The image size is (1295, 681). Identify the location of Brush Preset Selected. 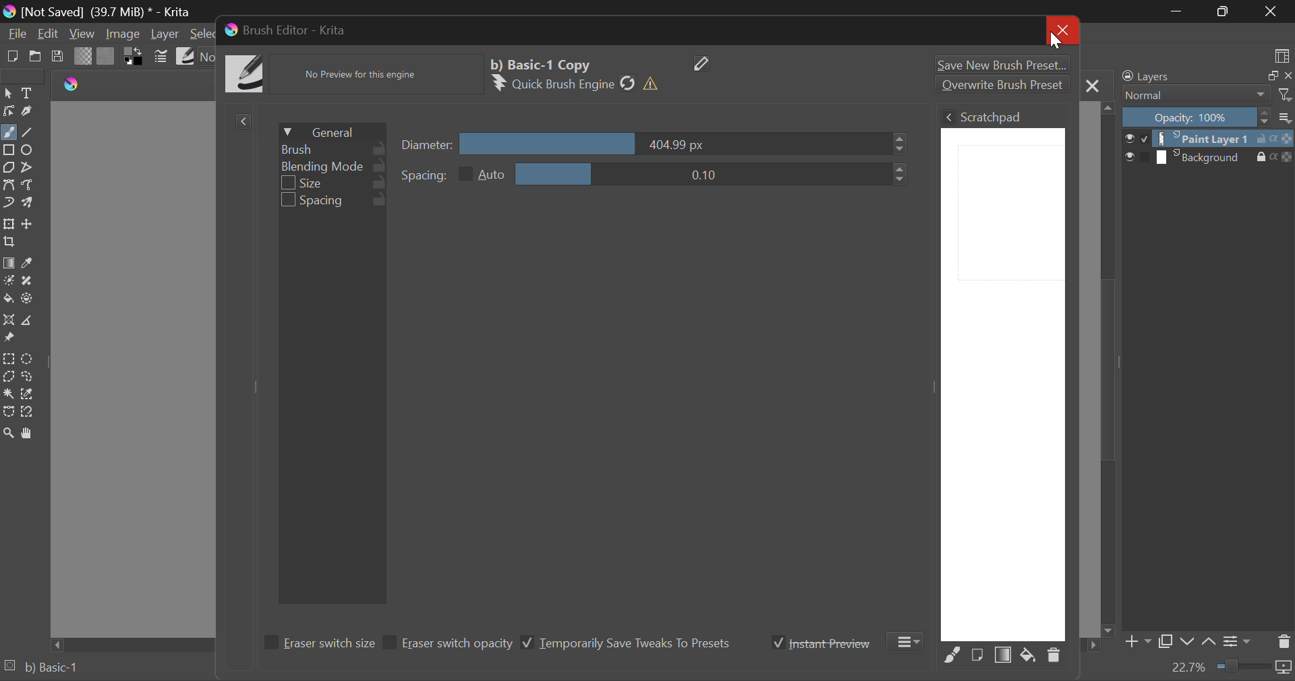
(40, 670).